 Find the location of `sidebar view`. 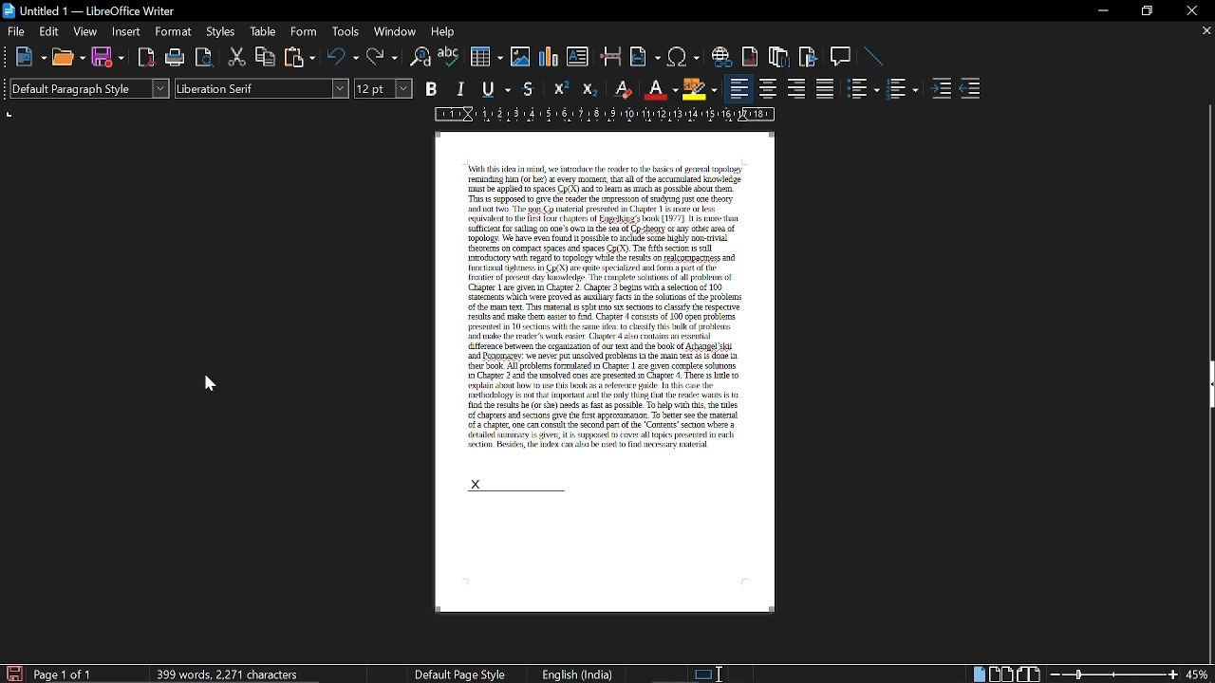

sidebar view is located at coordinates (1207, 386).